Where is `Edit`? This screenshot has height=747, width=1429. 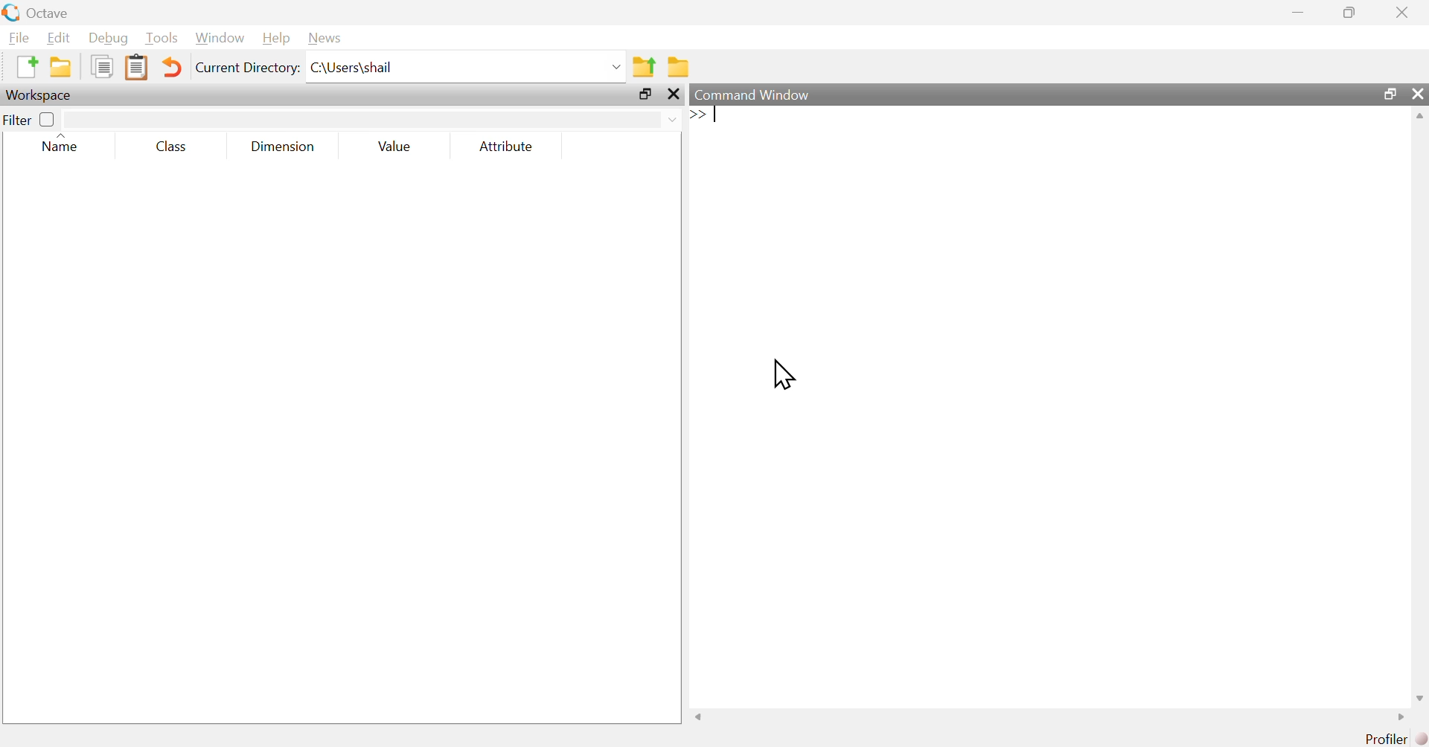 Edit is located at coordinates (57, 36).